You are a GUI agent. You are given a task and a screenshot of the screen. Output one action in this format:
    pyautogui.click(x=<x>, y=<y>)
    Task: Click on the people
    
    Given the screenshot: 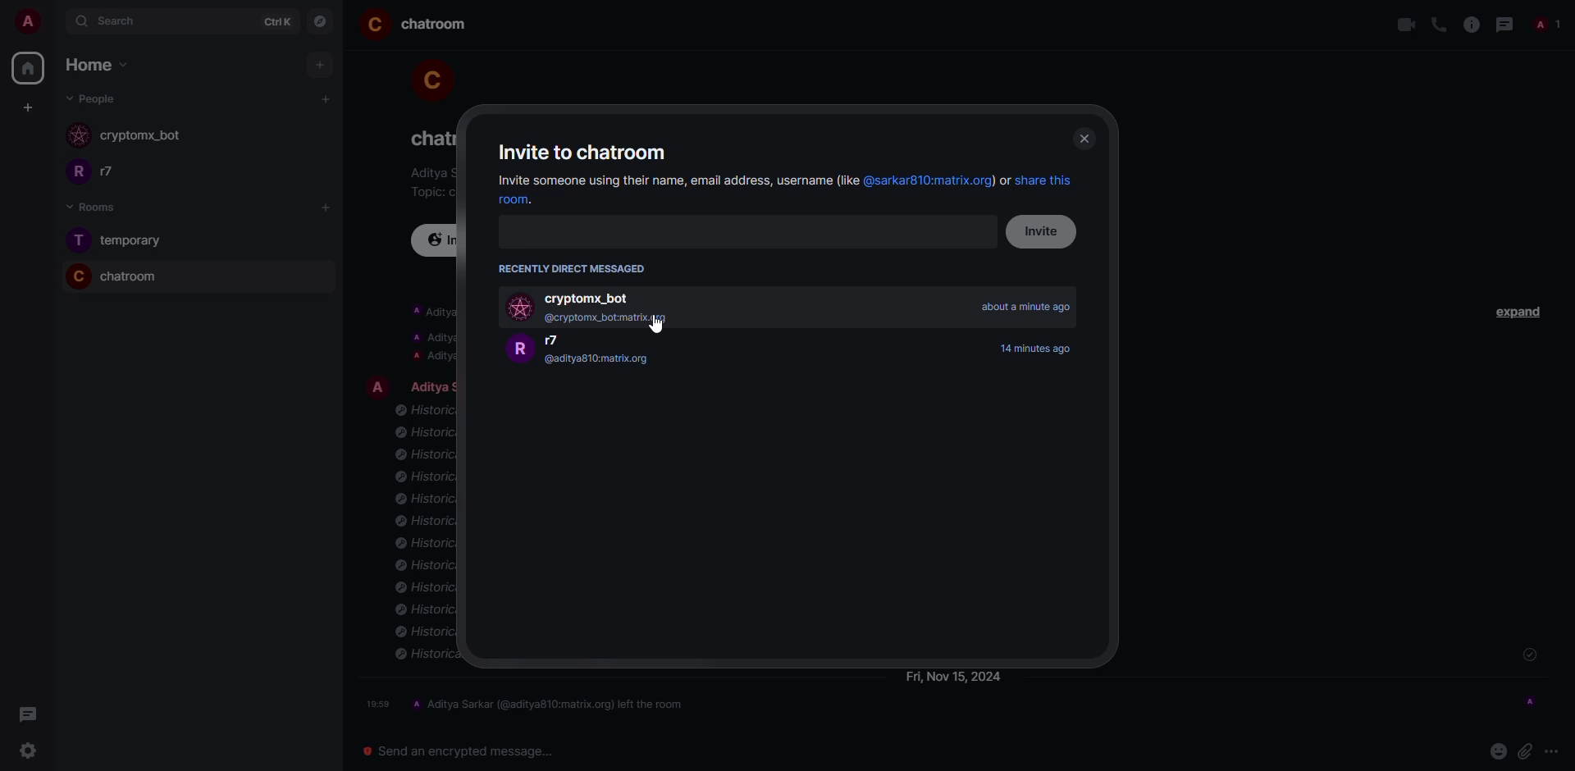 What is the action you would take?
    pyautogui.click(x=1544, y=26)
    